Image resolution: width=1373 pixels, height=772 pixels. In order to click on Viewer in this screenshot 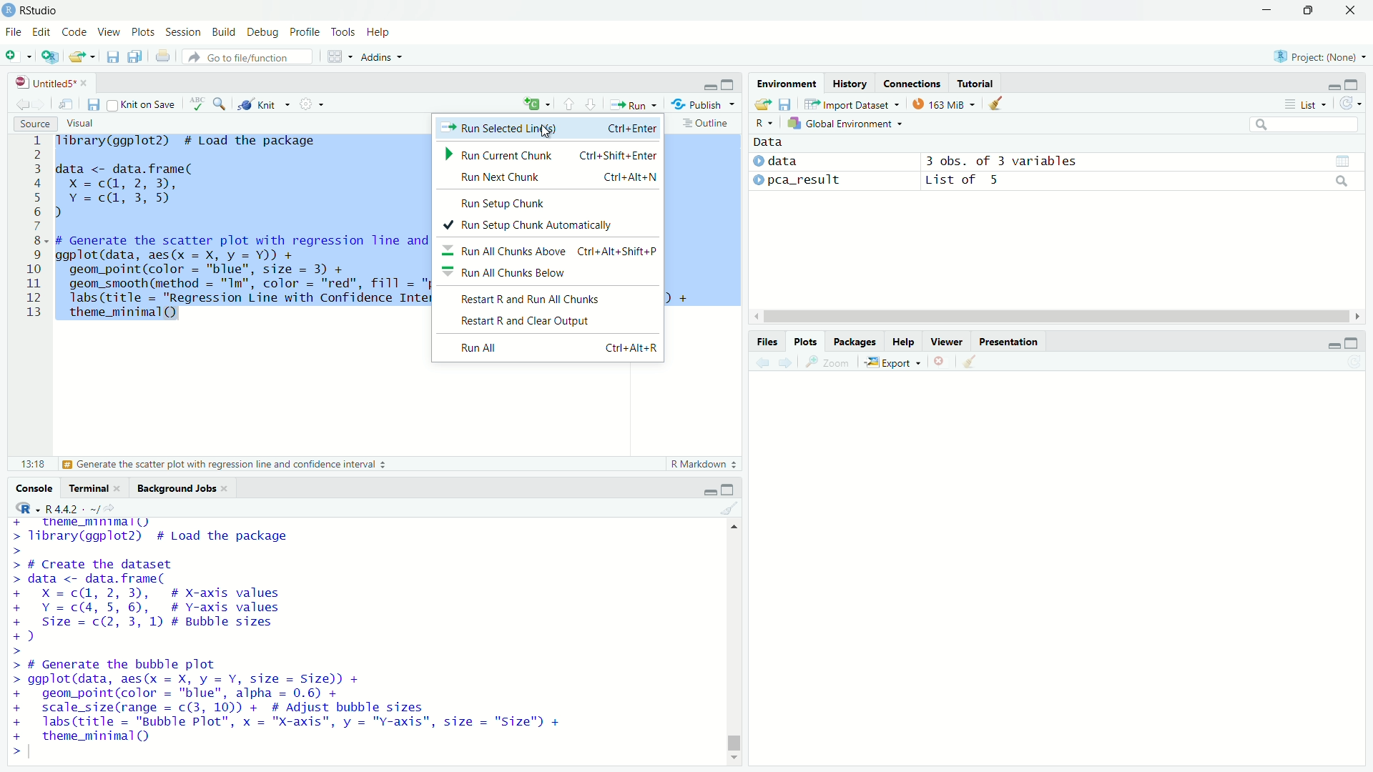, I will do `click(947, 341)`.